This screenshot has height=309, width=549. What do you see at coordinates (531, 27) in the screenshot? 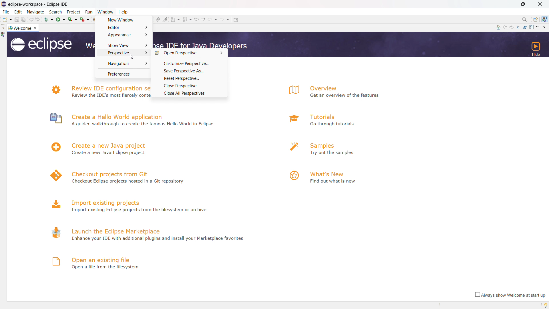
I see `customize page` at bounding box center [531, 27].